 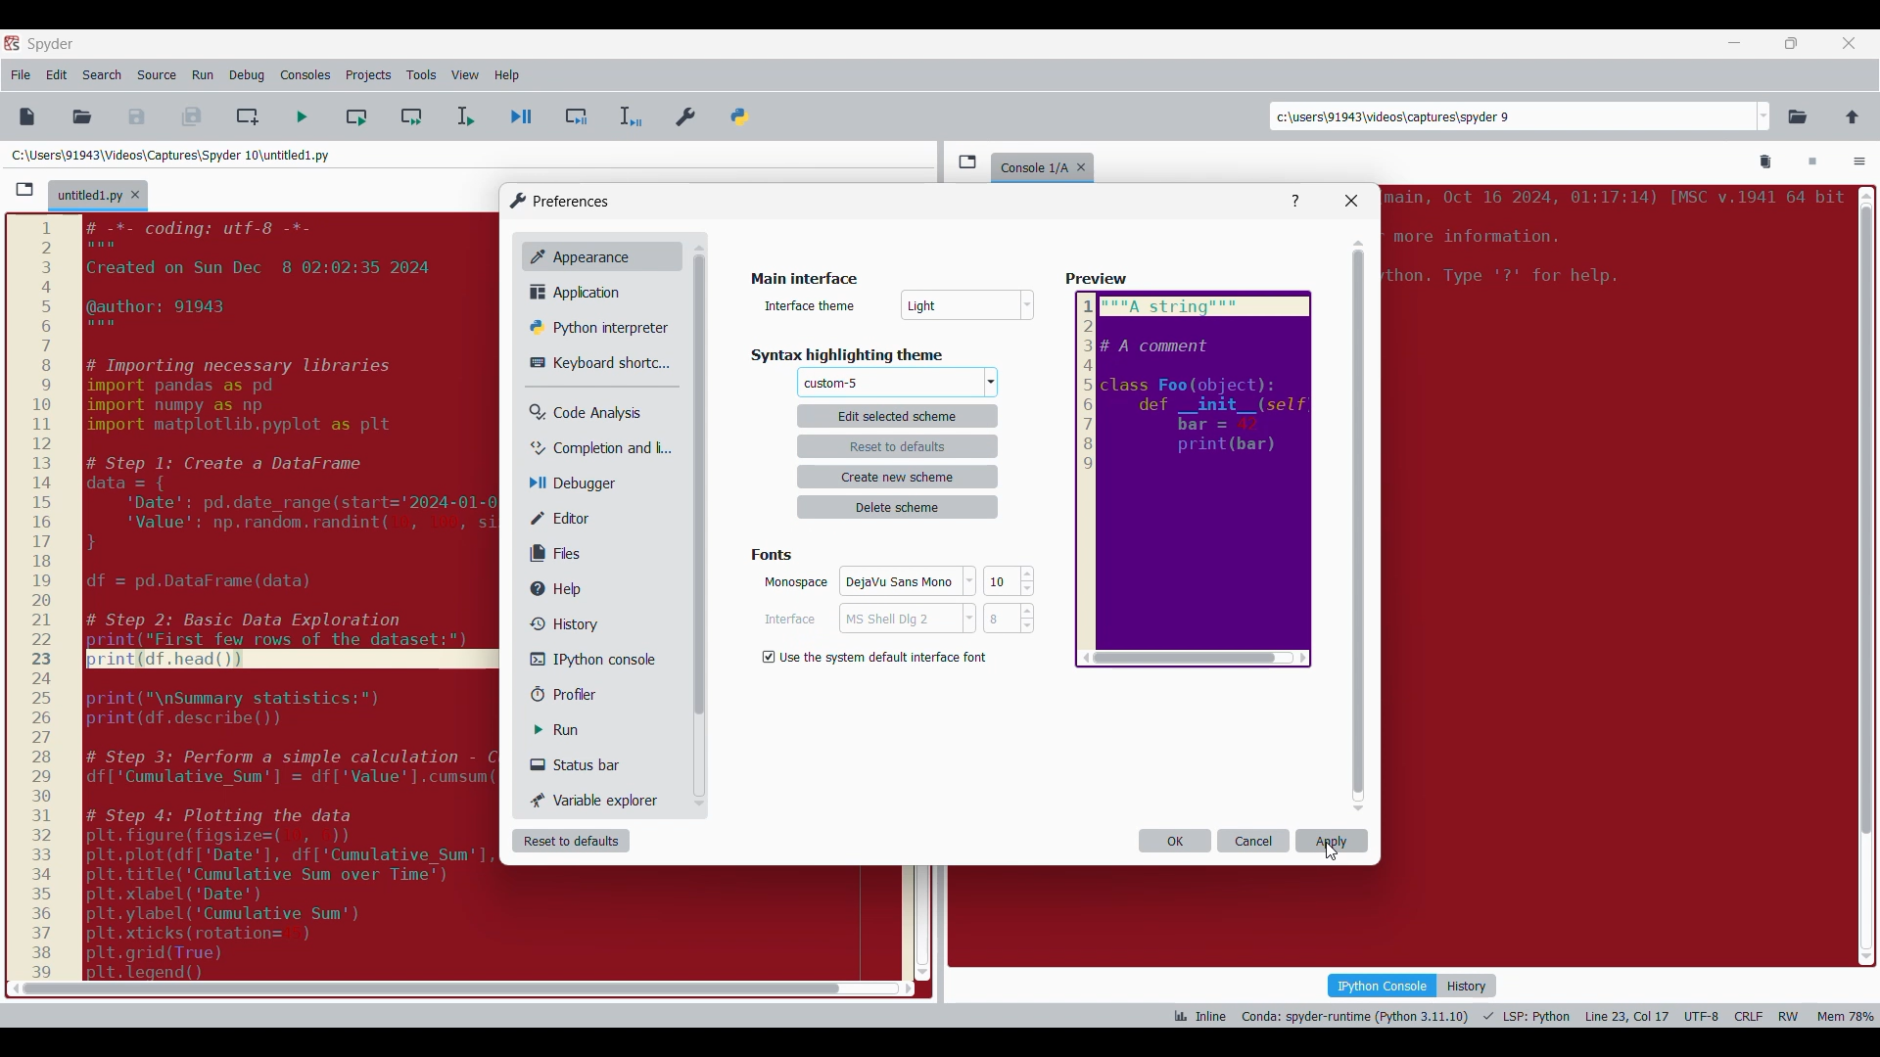 What do you see at coordinates (24, 190) in the screenshot?
I see `Browse tabs` at bounding box center [24, 190].